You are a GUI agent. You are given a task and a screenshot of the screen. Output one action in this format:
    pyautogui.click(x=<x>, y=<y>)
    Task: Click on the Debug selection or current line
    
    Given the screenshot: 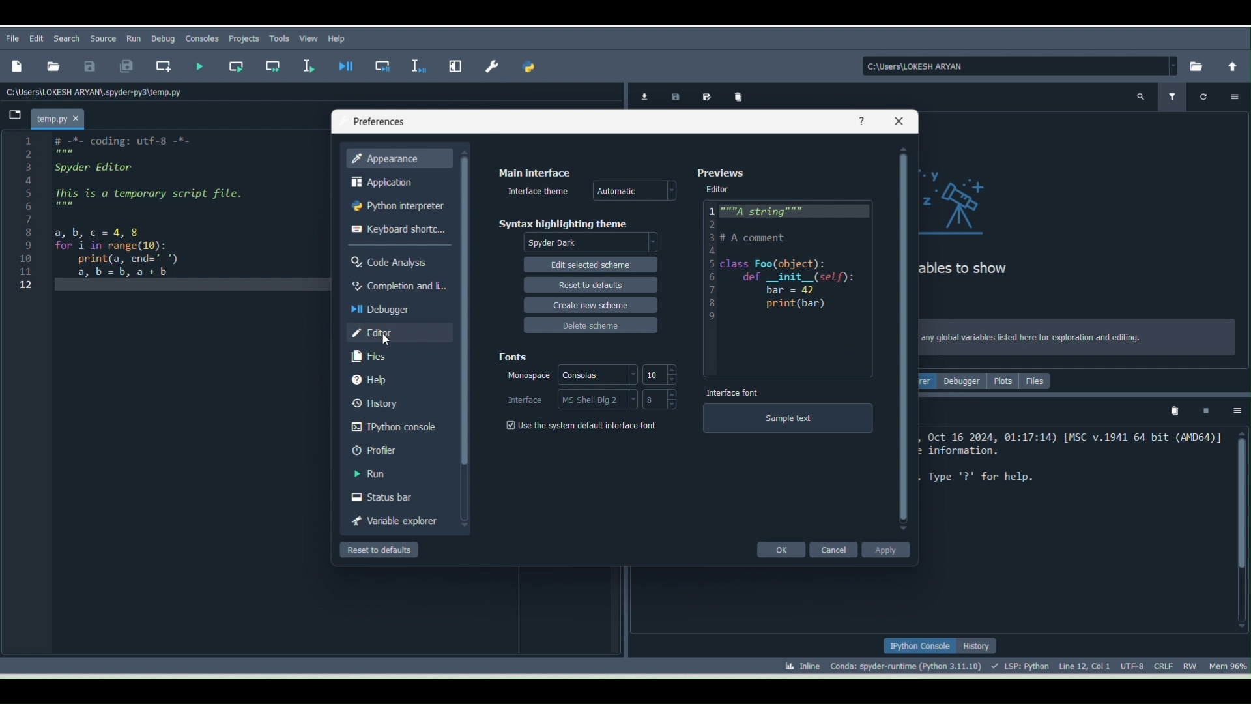 What is the action you would take?
    pyautogui.click(x=417, y=64)
    